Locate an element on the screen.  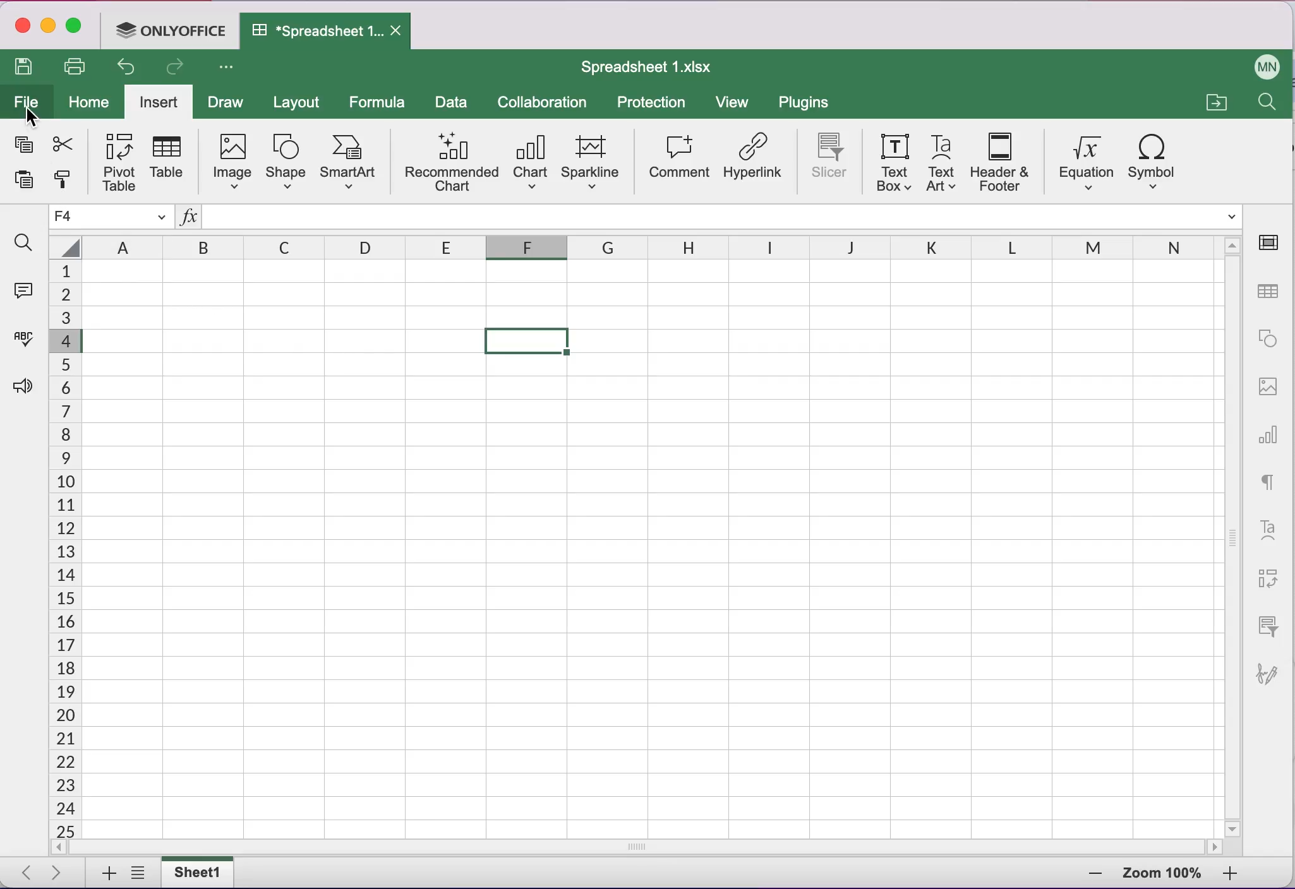
equation is located at coordinates (1083, 158).